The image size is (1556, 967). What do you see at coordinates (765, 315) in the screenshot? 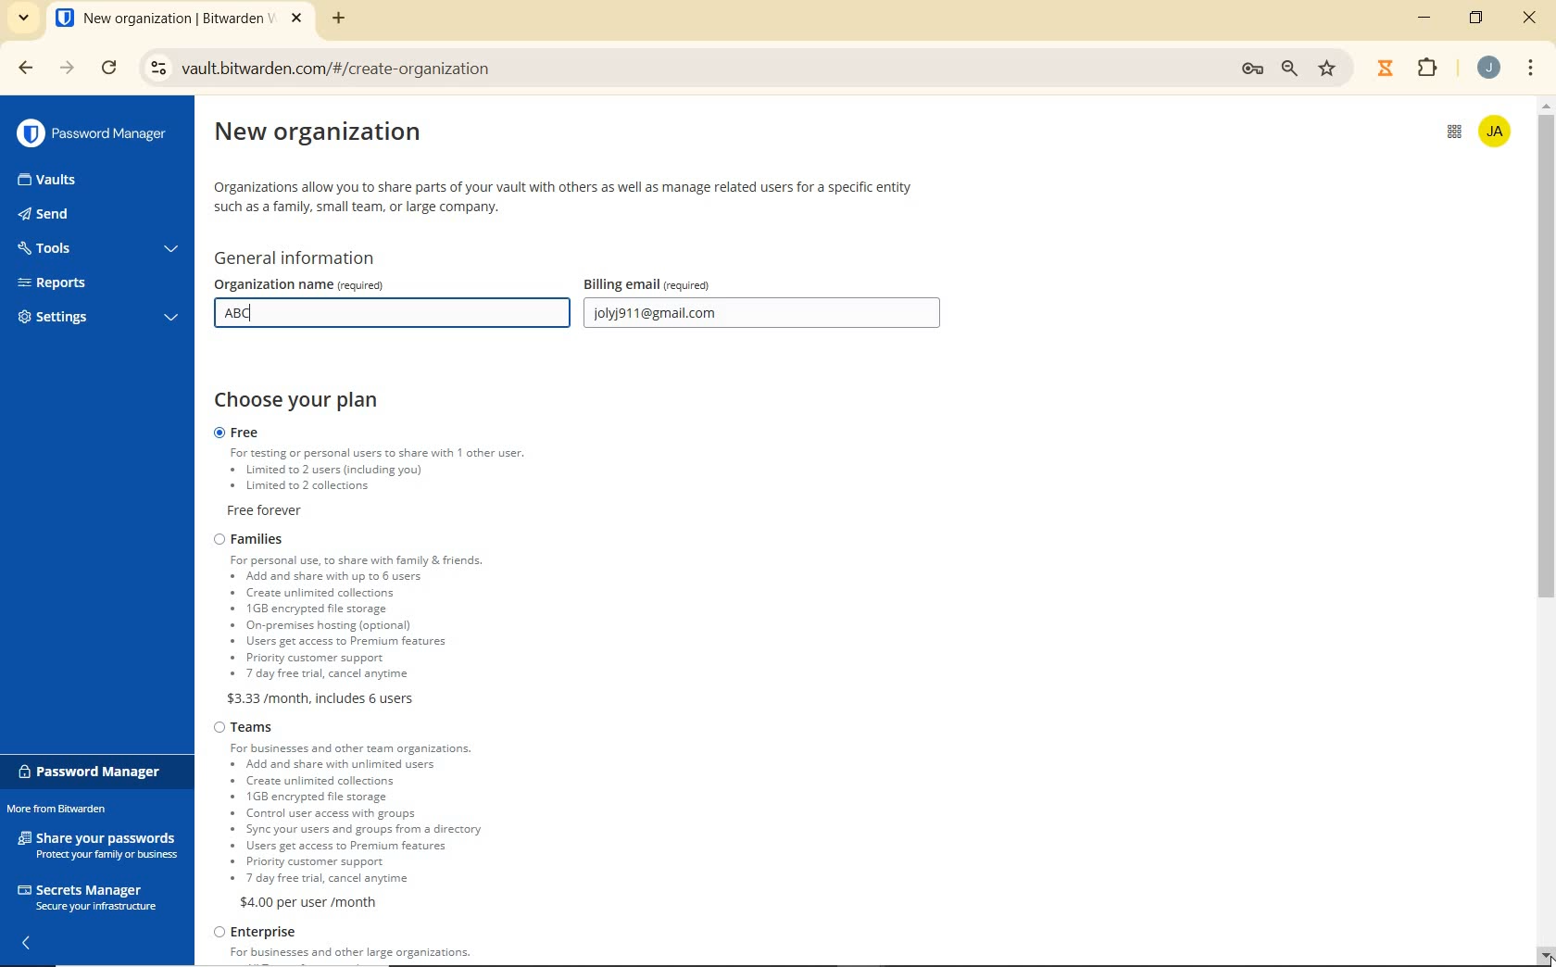
I see `jolyjo11@gmail.com` at bounding box center [765, 315].